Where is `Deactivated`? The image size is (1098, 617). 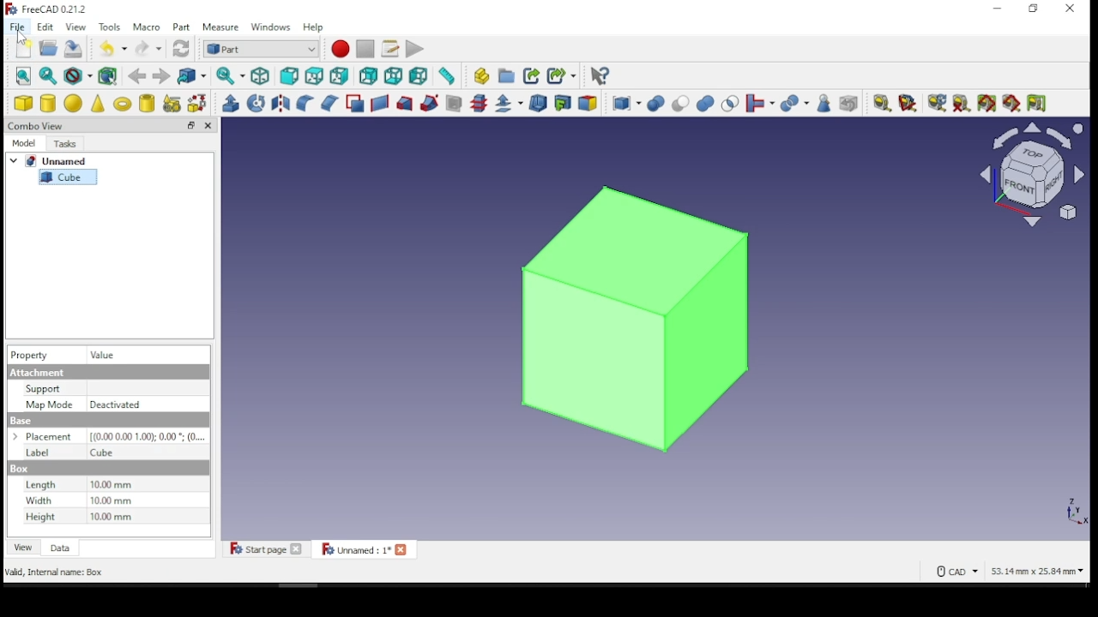
Deactivated is located at coordinates (118, 404).